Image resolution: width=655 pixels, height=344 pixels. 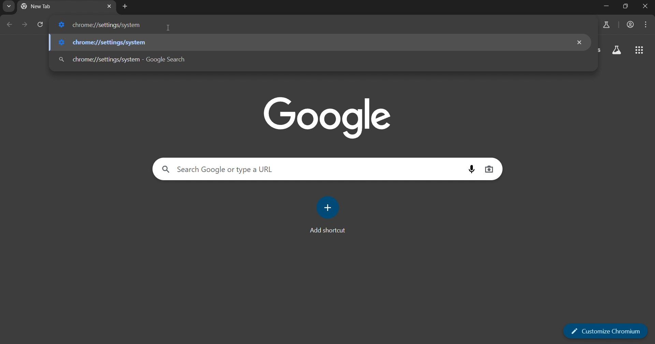 I want to click on Search Google or type a URL, so click(x=220, y=169).